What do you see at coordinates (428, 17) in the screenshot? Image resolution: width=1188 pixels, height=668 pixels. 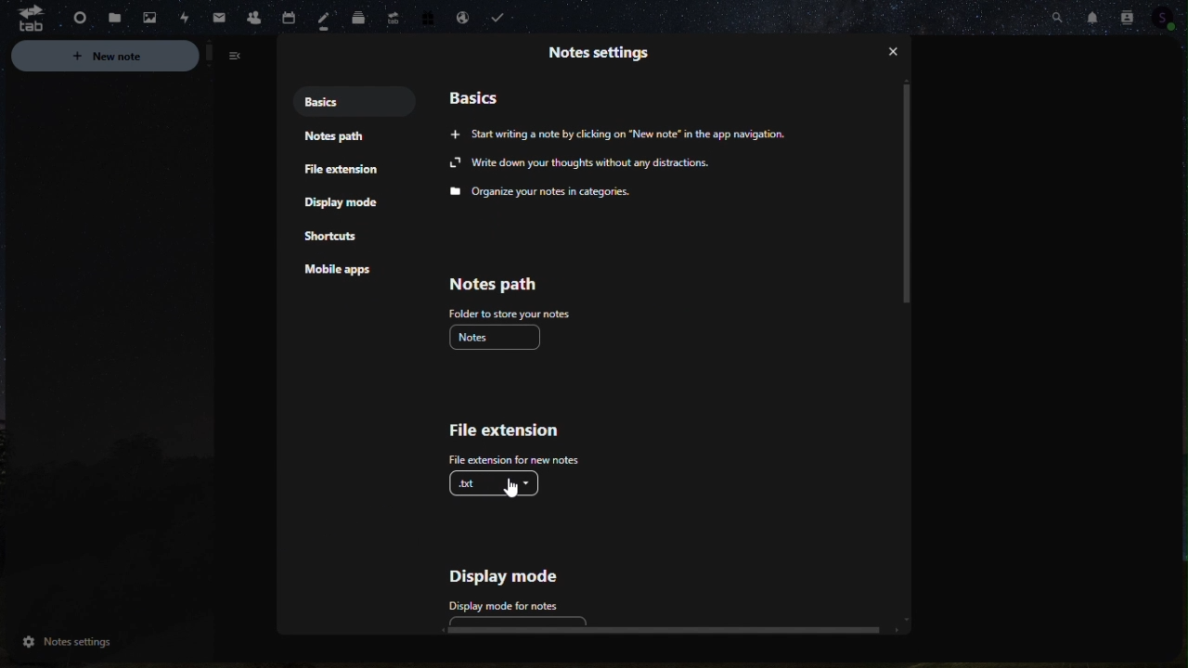 I see `free trial` at bounding box center [428, 17].